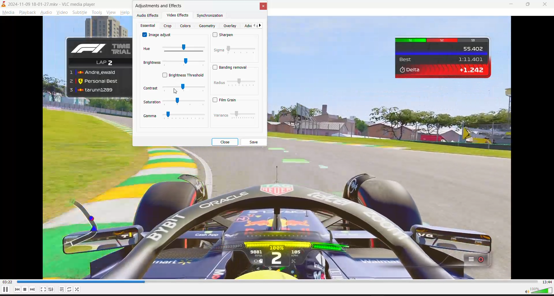 The height and width of the screenshot is (296, 554). Describe the element at coordinates (158, 34) in the screenshot. I see `image adjust` at that location.